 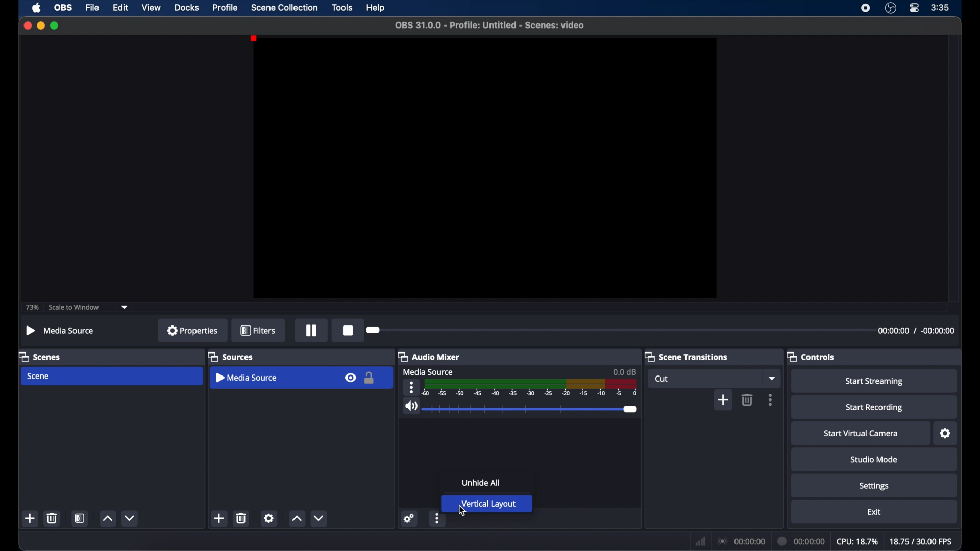 I want to click on add, so click(x=219, y=518).